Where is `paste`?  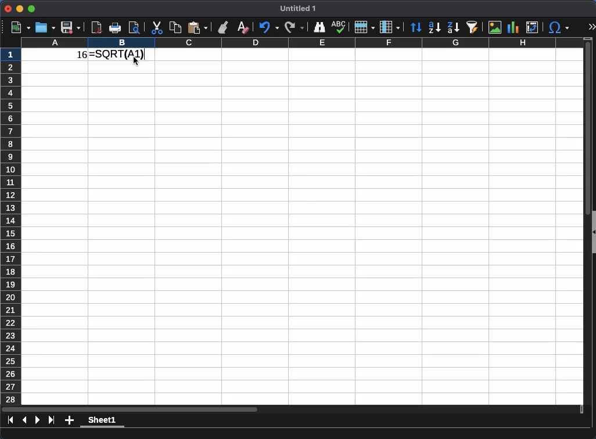 paste is located at coordinates (198, 28).